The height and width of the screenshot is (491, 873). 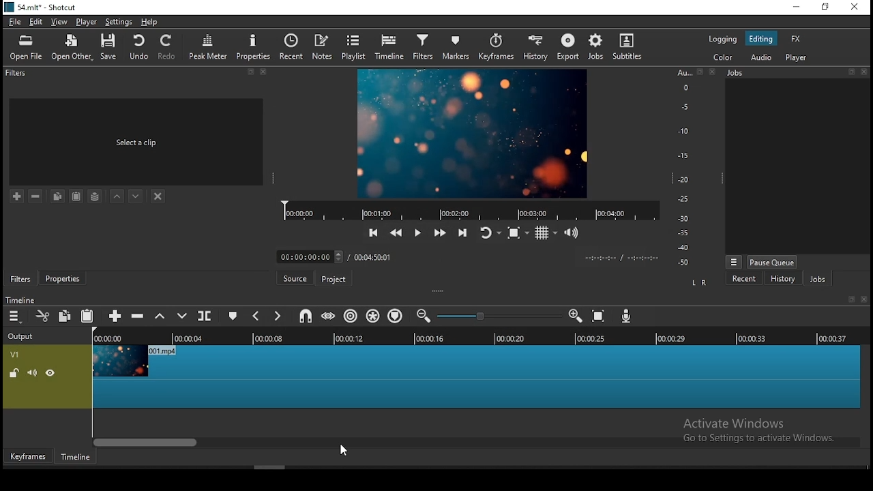 I want to click on 00:00:29, so click(x=673, y=338).